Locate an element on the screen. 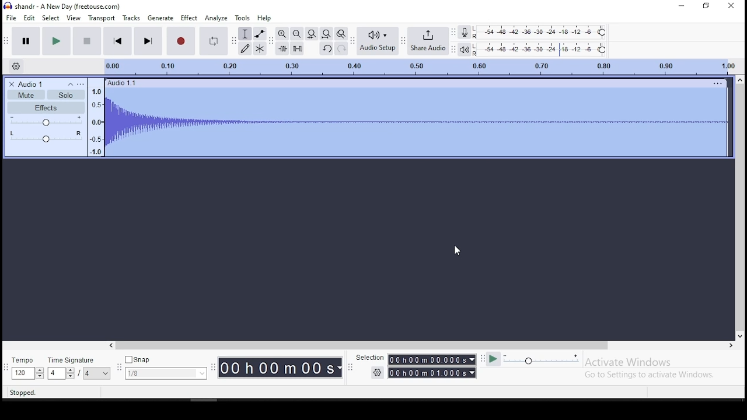 This screenshot has width=747, height=420. pause is located at coordinates (26, 41).